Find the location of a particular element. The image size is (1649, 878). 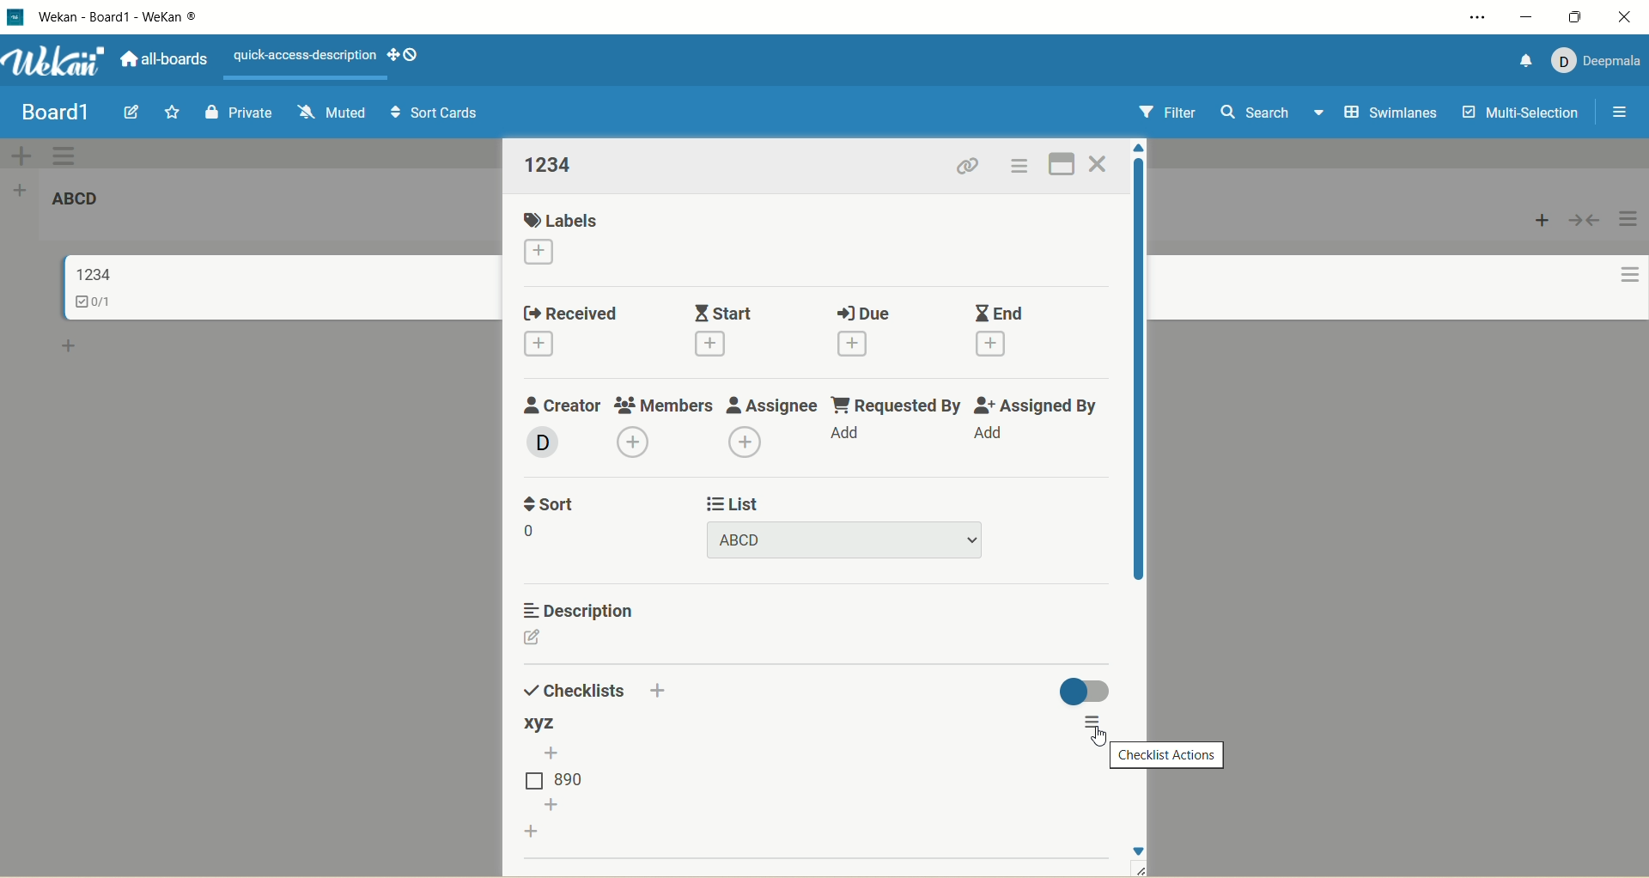

assignee is located at coordinates (771, 403).